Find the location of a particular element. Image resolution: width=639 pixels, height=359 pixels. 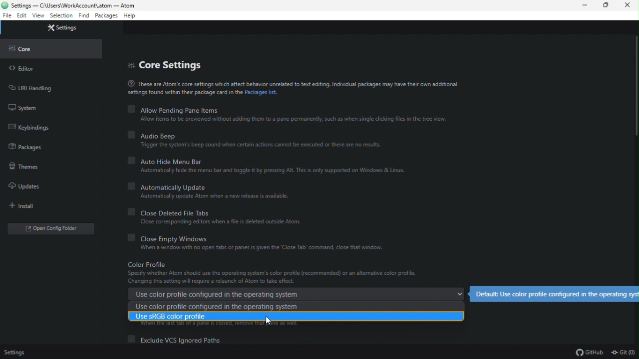

URL handling is located at coordinates (34, 88).